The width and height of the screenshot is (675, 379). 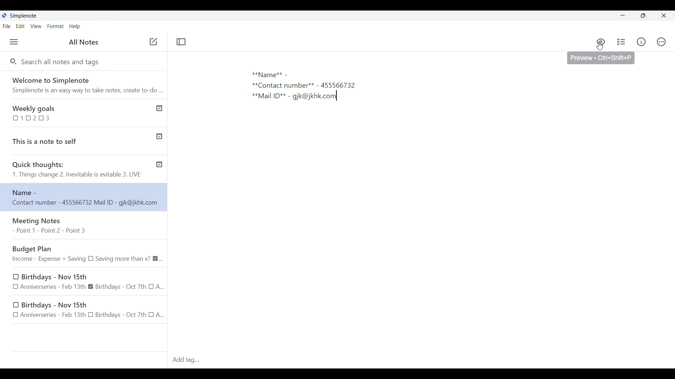 What do you see at coordinates (641, 42) in the screenshot?
I see `Info` at bounding box center [641, 42].